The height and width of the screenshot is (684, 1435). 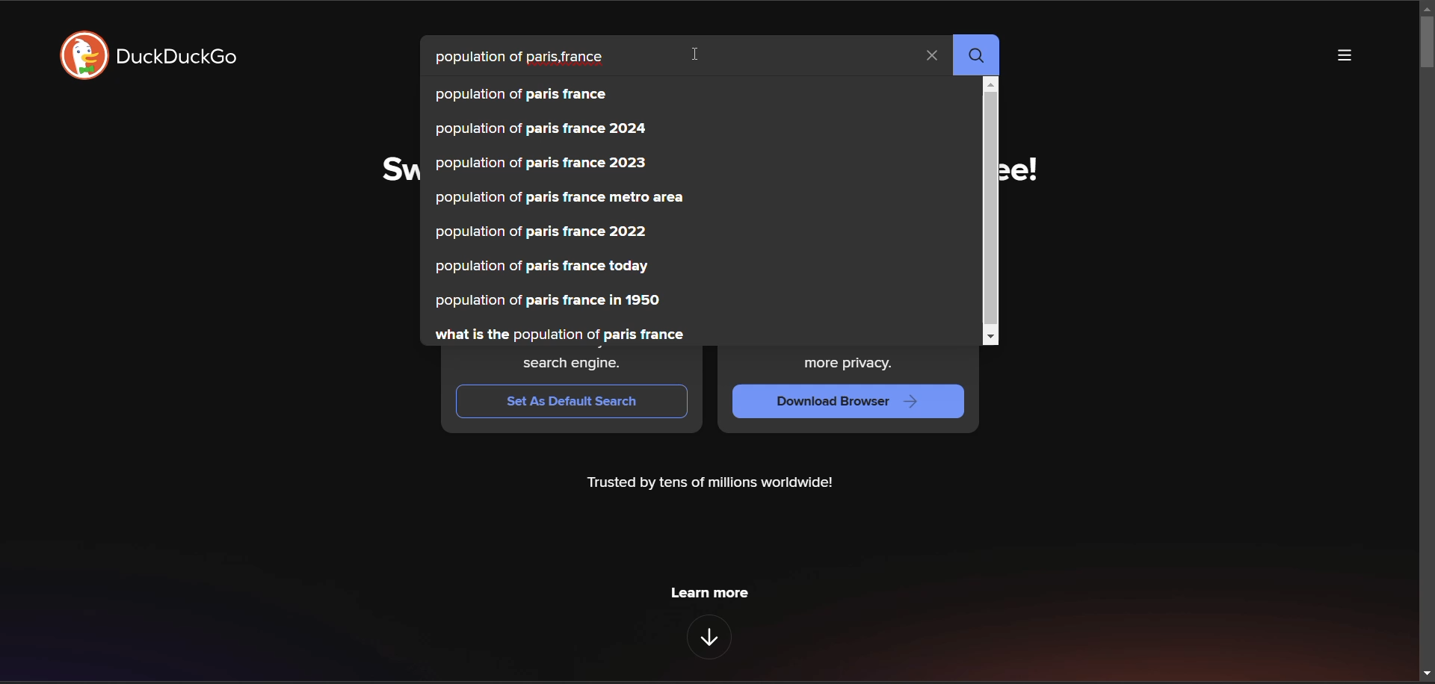 What do you see at coordinates (543, 268) in the screenshot?
I see `population of paris france today` at bounding box center [543, 268].